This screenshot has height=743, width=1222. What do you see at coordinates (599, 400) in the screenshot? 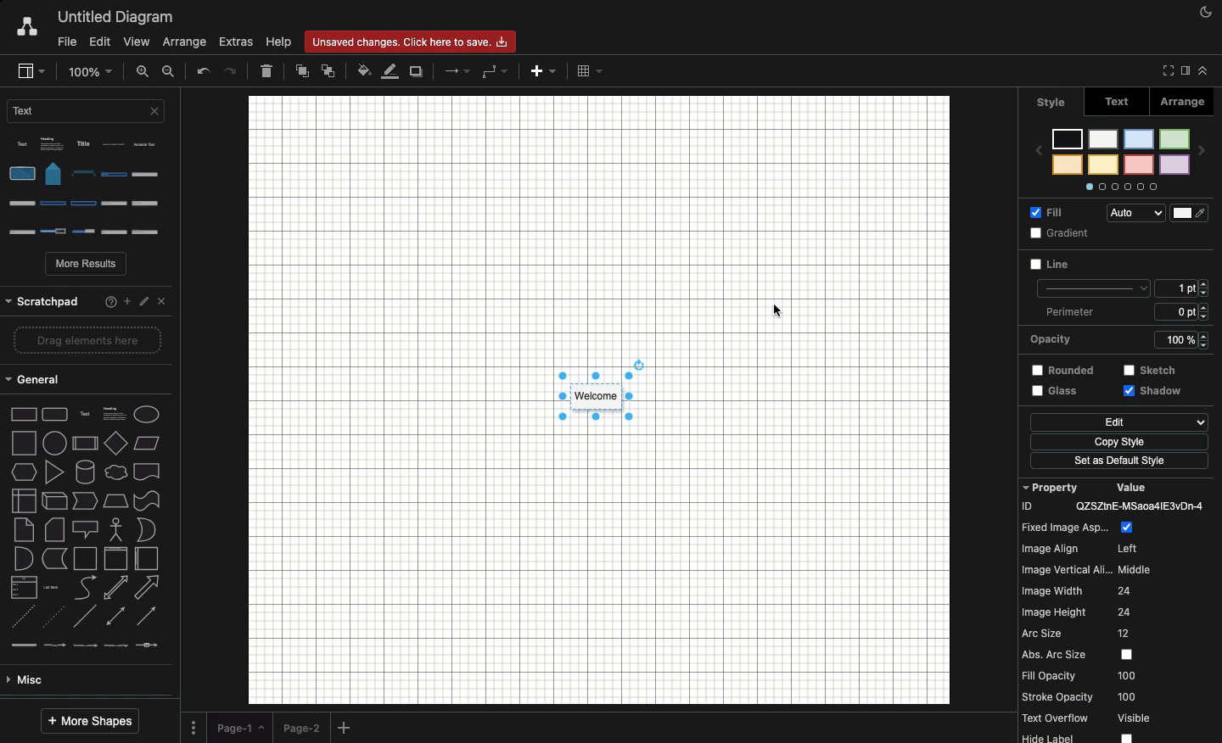
I see `Canvas` at bounding box center [599, 400].